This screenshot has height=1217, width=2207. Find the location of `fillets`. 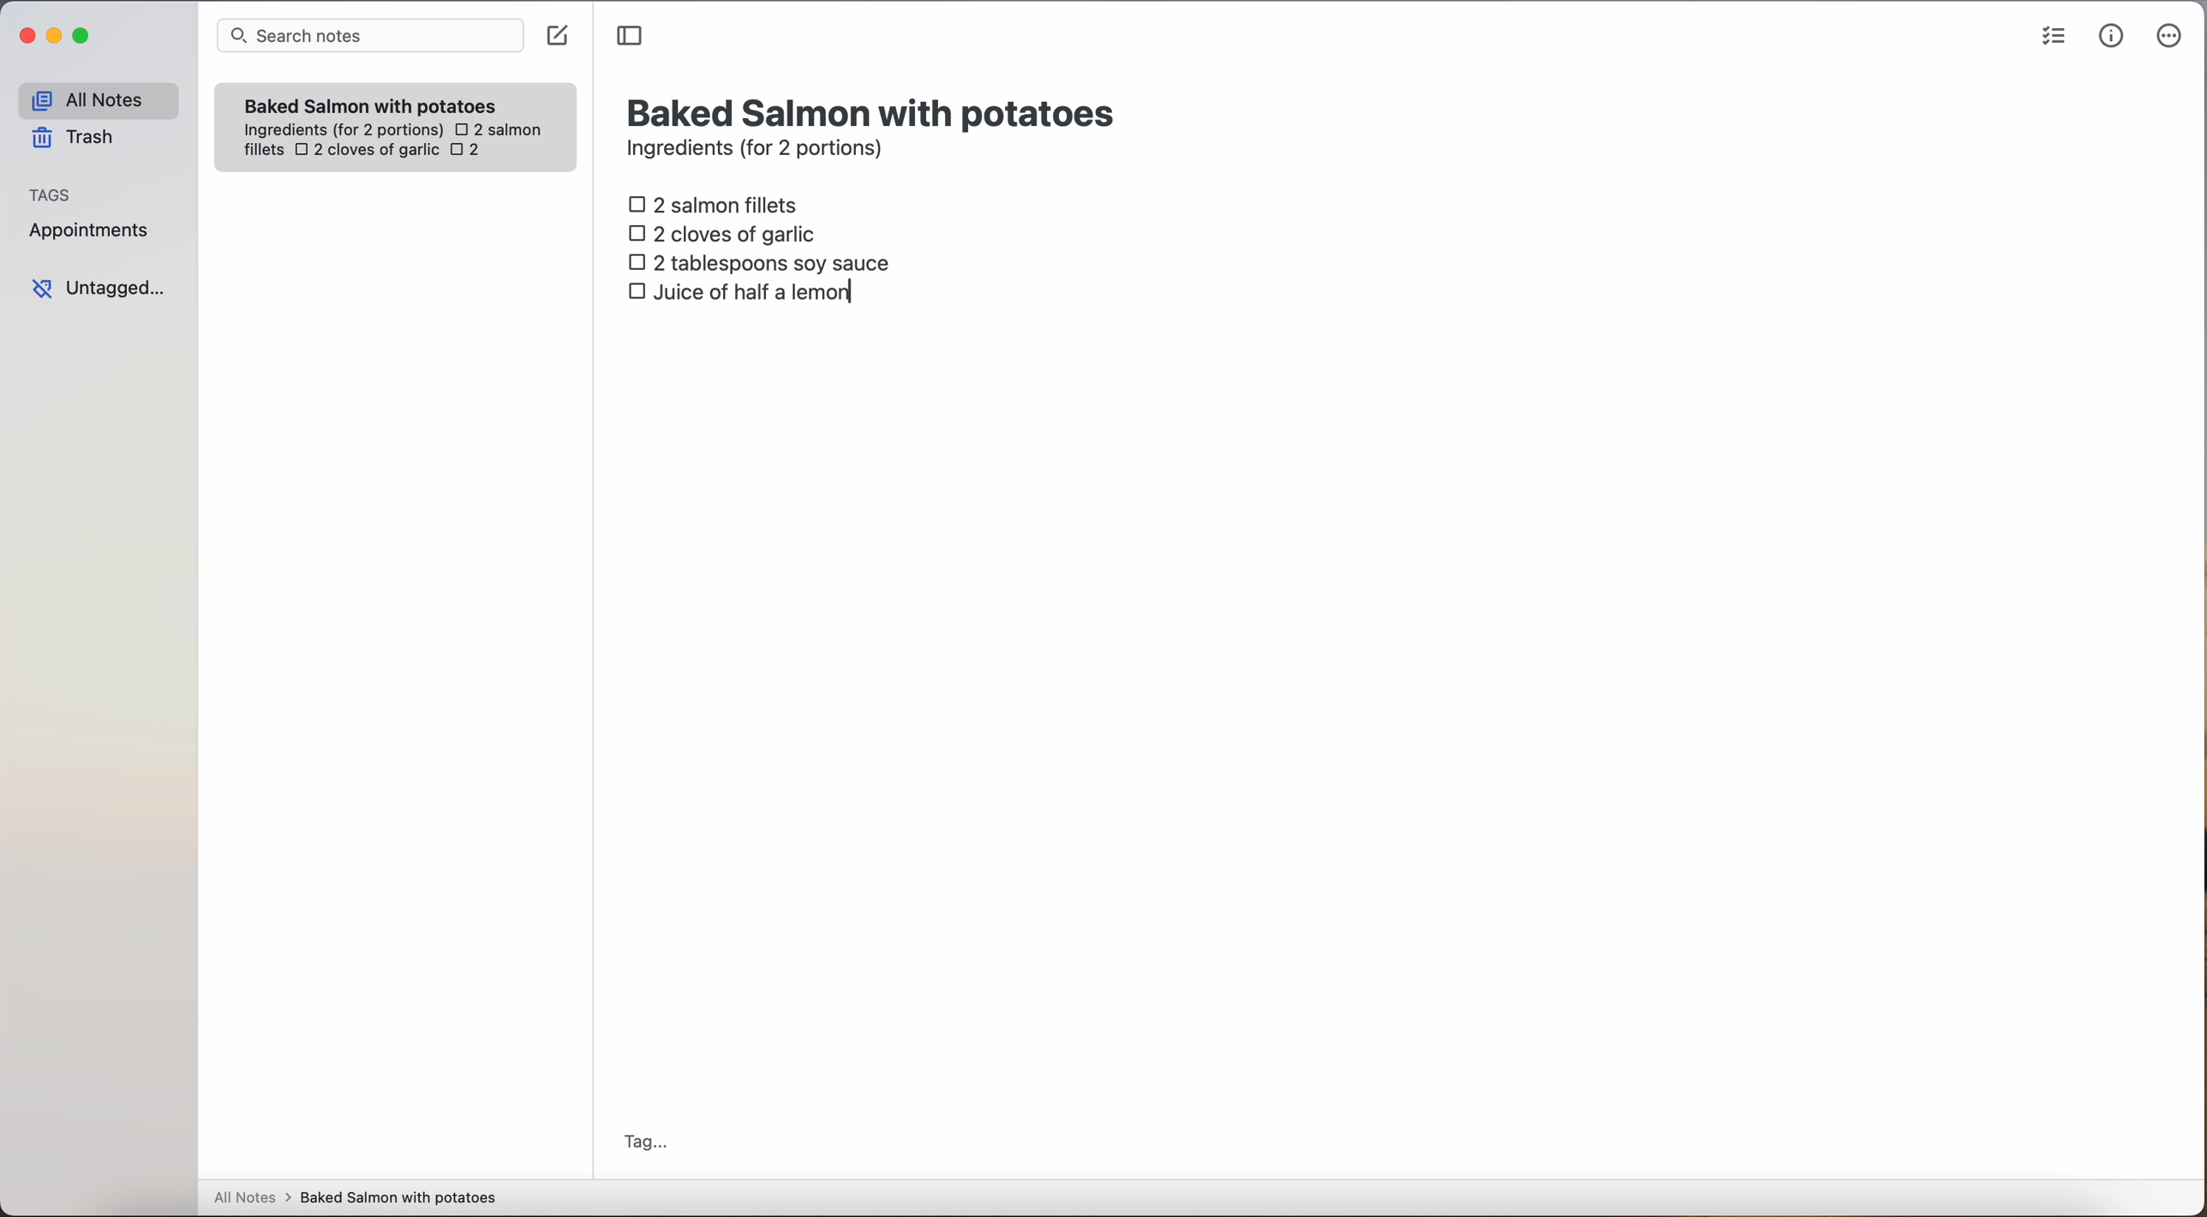

fillets is located at coordinates (265, 151).